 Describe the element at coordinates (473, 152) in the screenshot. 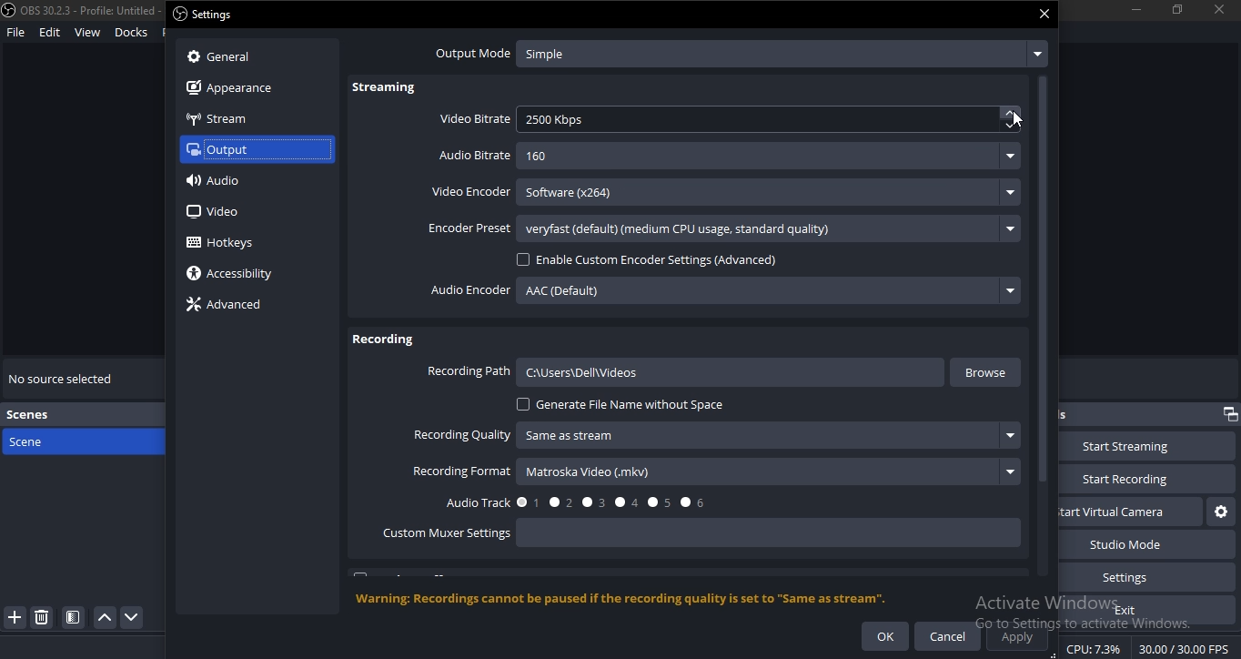

I see `audio bitrate -160` at that location.